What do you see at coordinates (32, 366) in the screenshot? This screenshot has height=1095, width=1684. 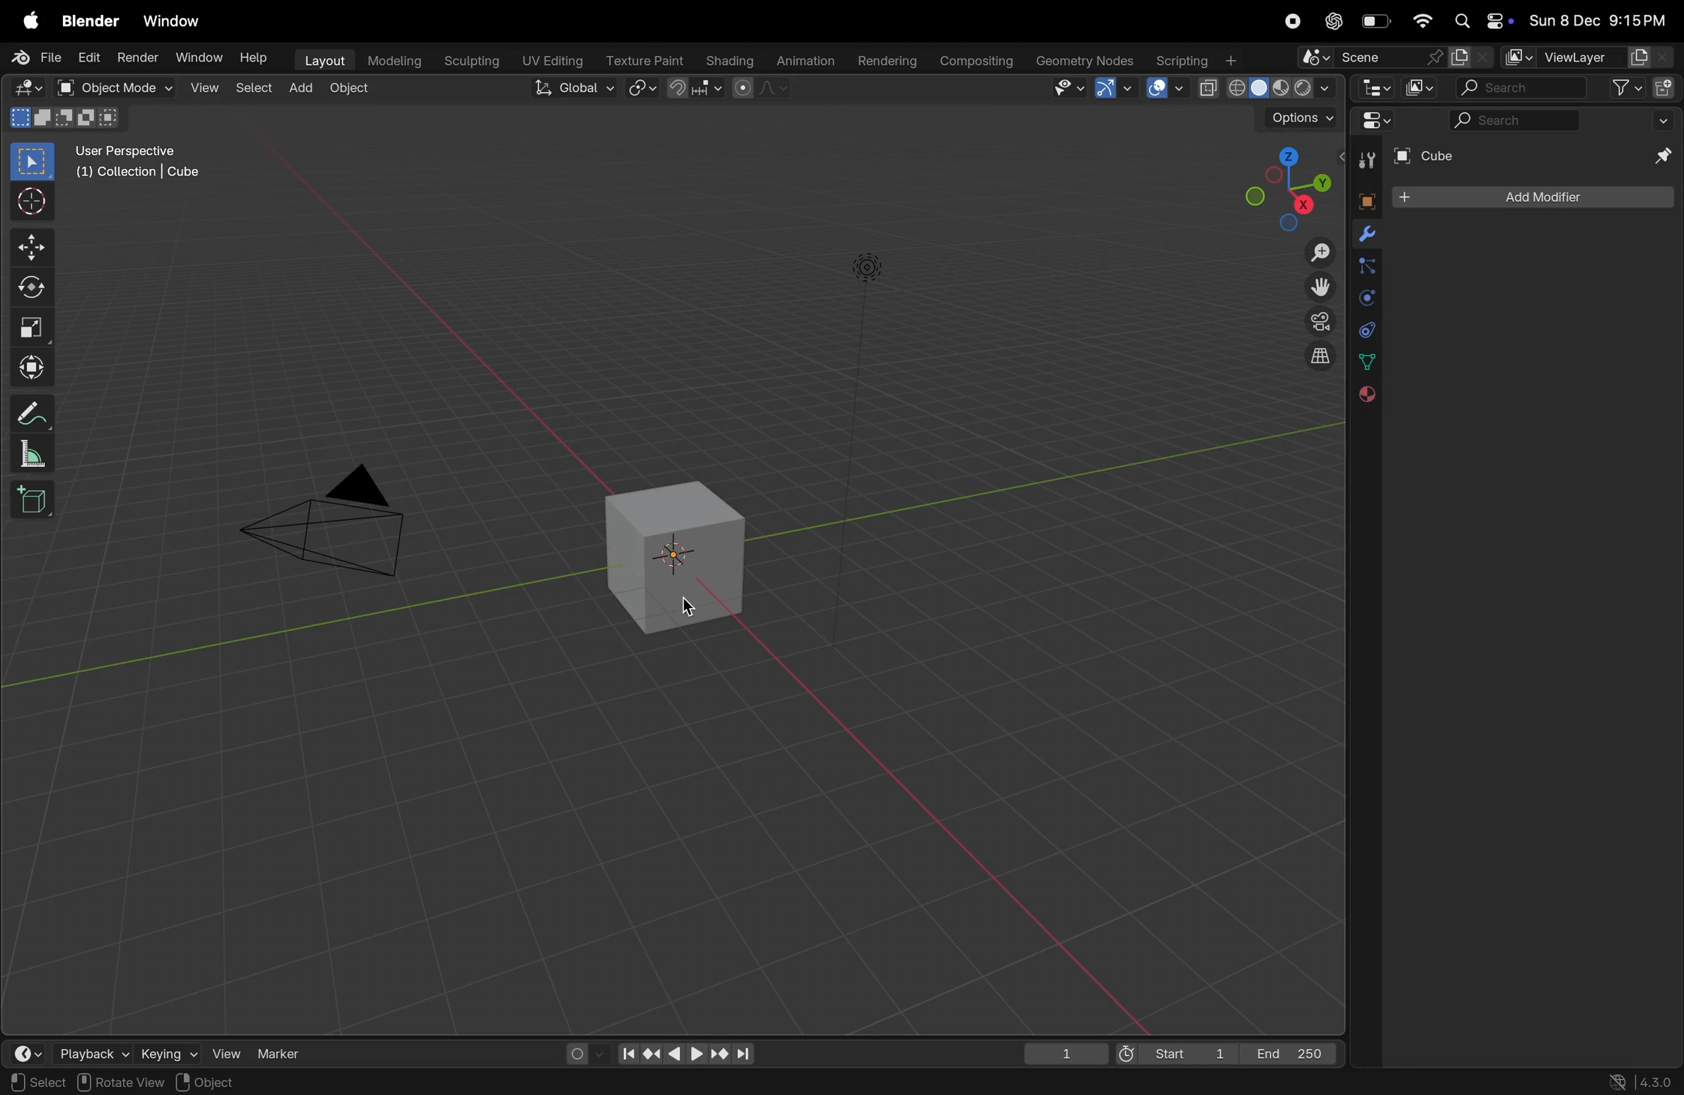 I see `transform` at bounding box center [32, 366].